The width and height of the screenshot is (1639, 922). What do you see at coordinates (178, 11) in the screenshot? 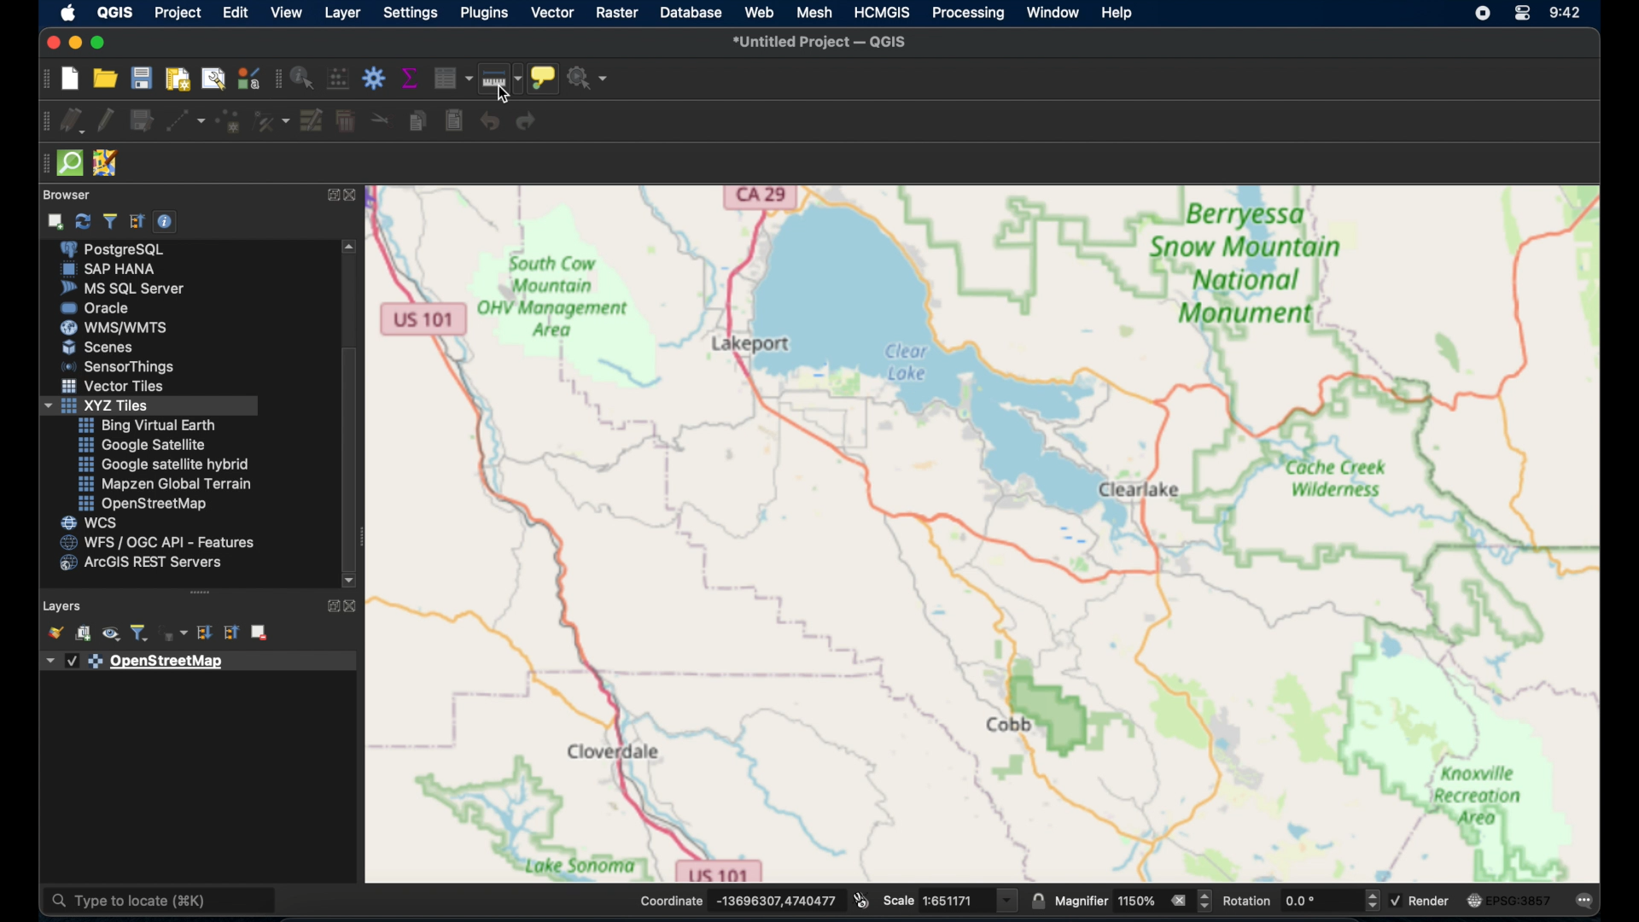
I see `project` at bounding box center [178, 11].